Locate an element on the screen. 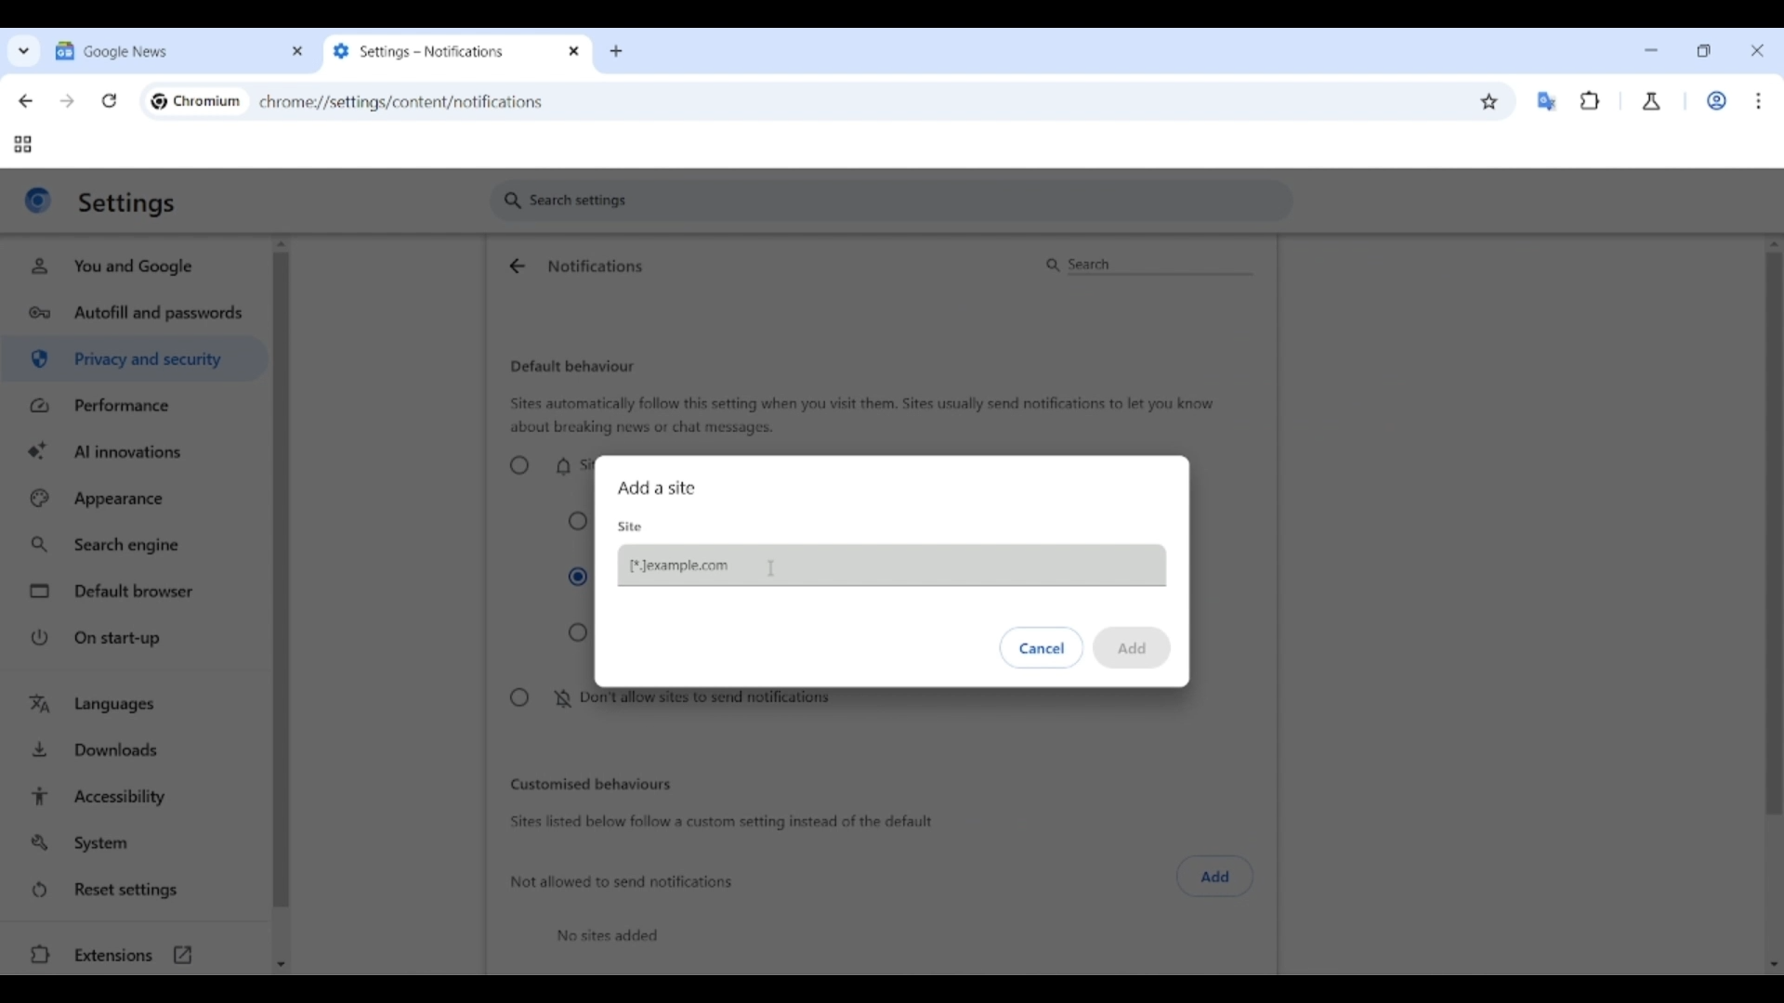  System is located at coordinates (134, 843).